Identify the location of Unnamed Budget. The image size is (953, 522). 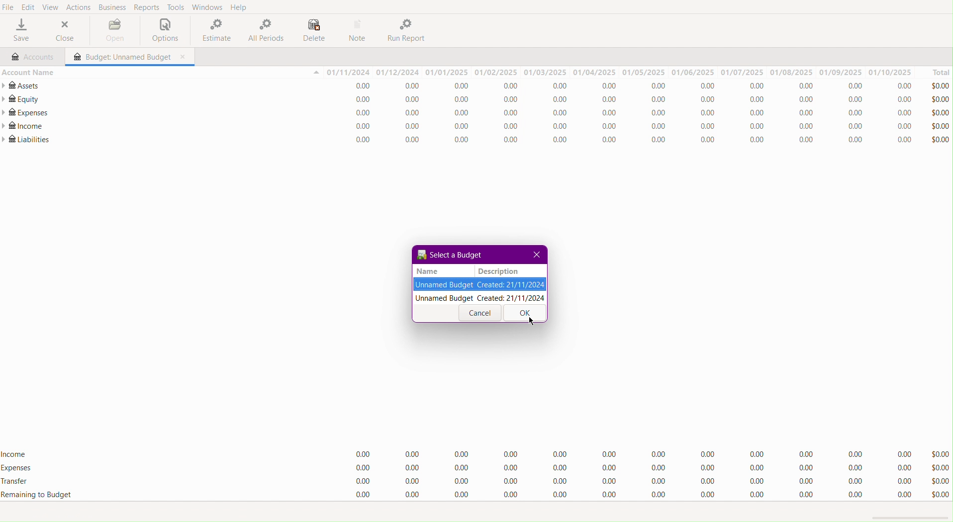
(480, 298).